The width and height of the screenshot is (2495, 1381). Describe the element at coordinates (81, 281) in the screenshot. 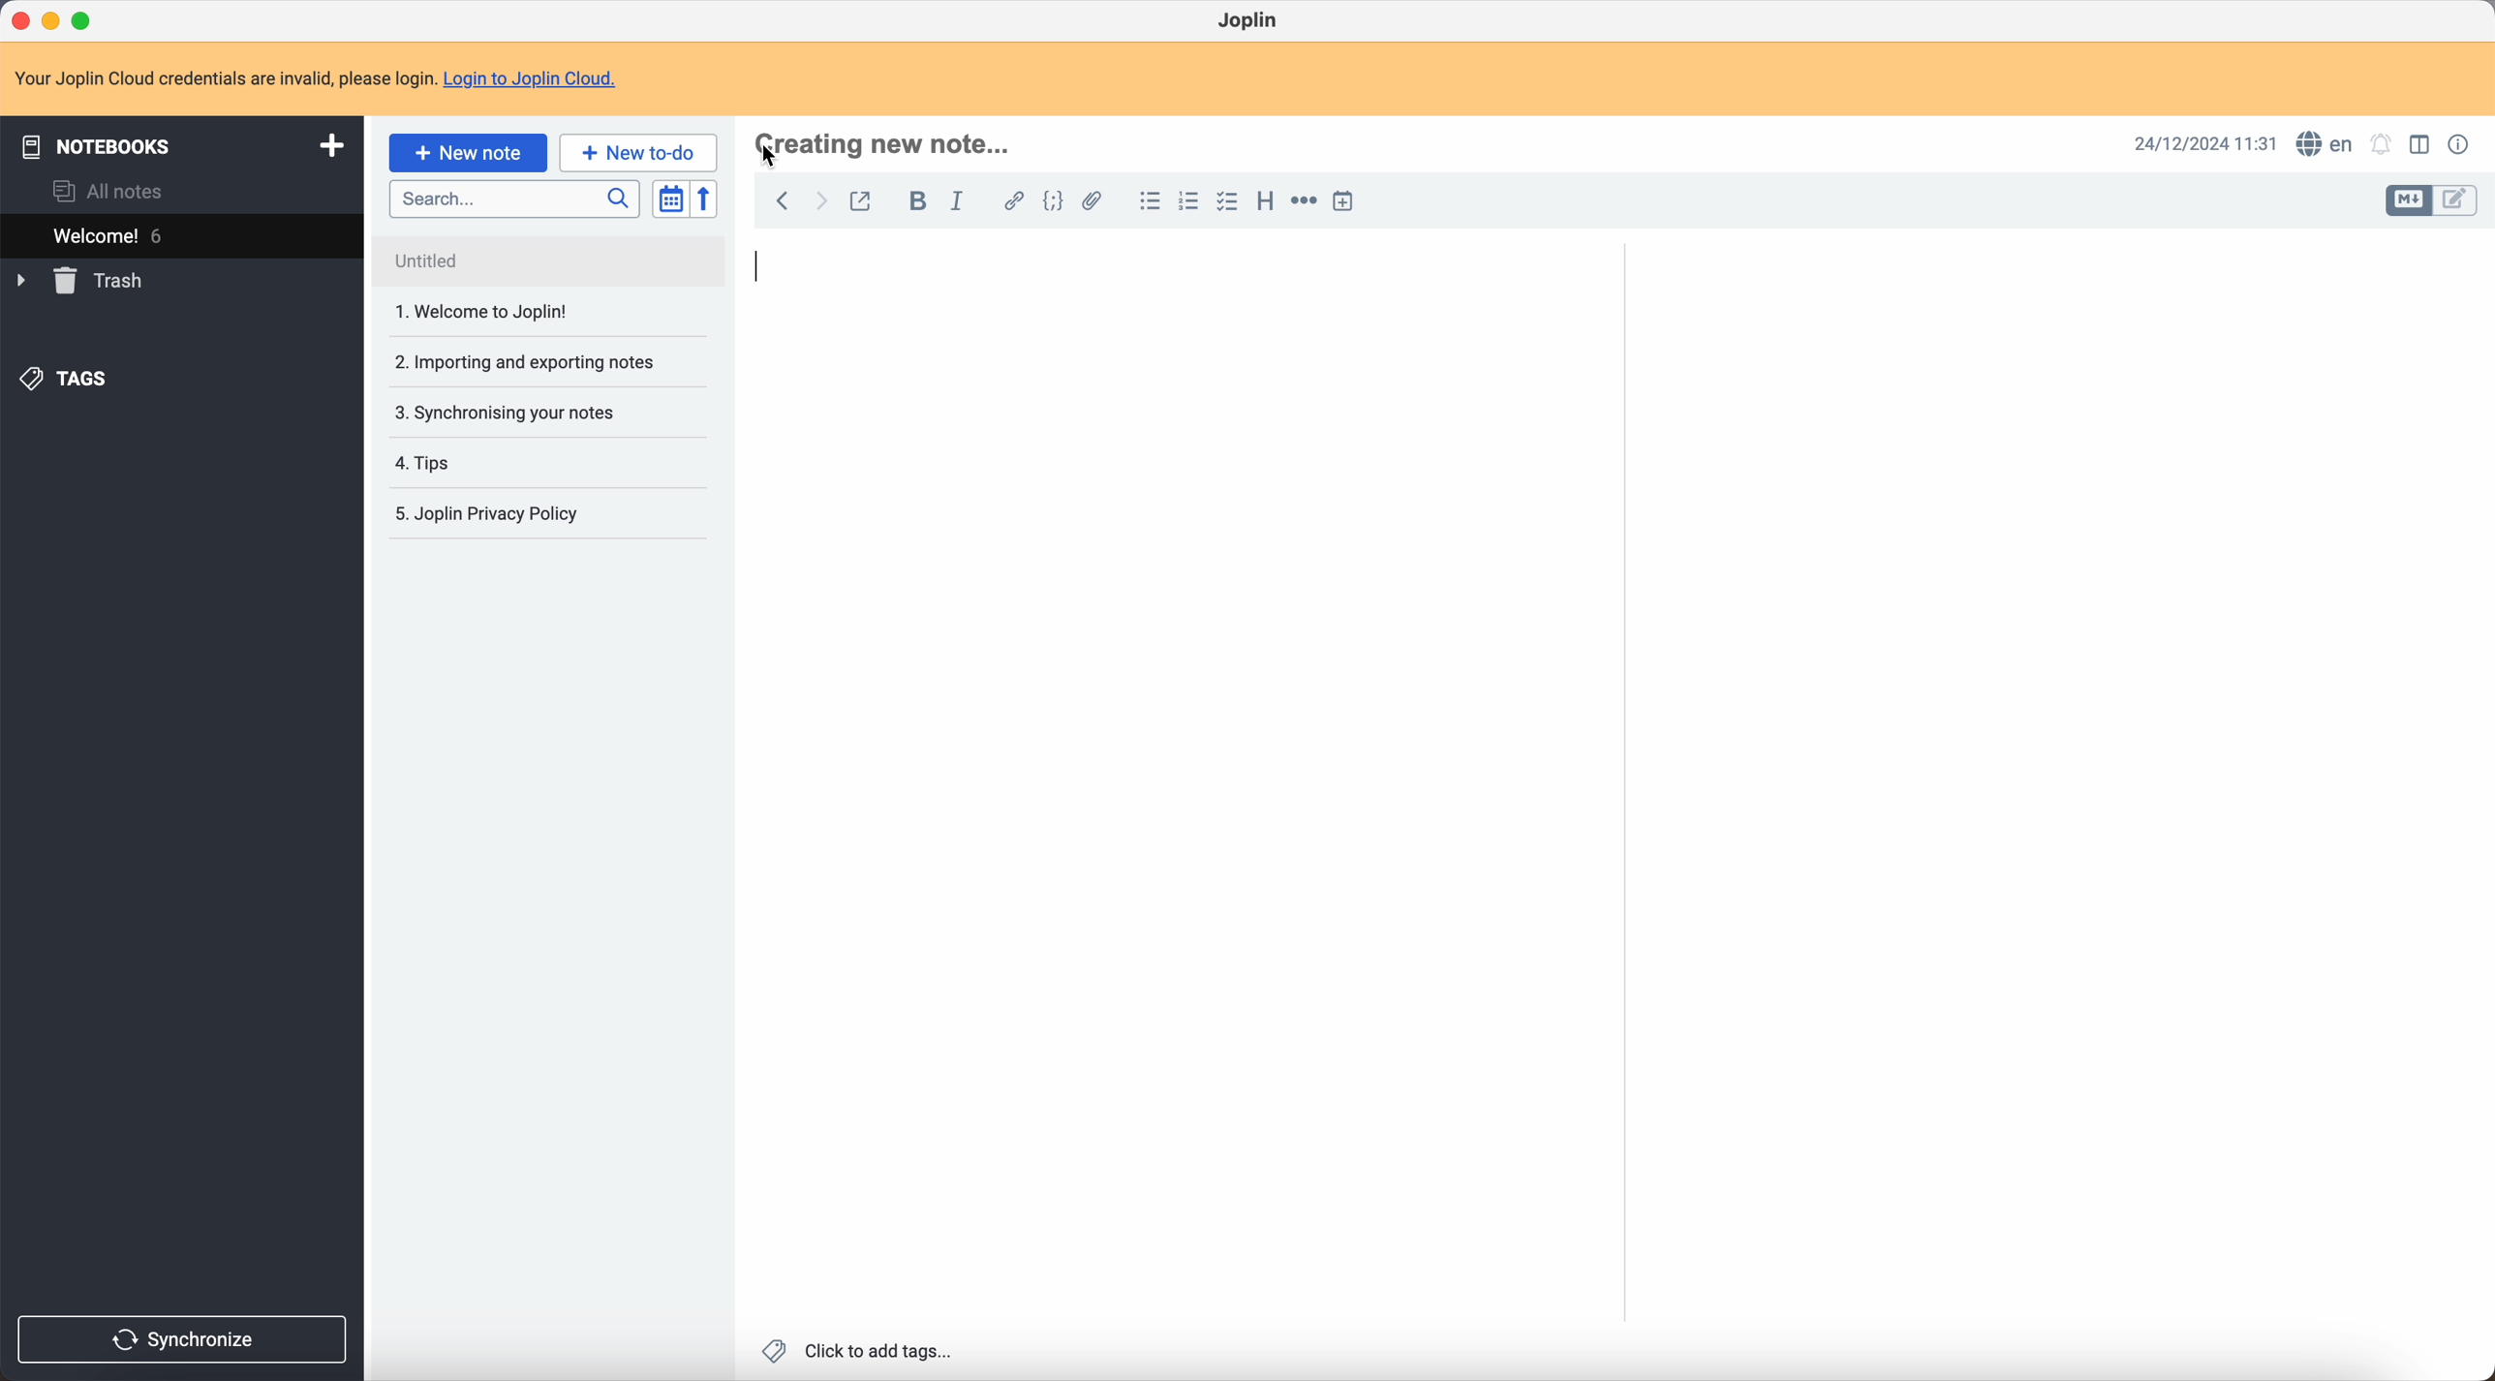

I see `trash` at that location.